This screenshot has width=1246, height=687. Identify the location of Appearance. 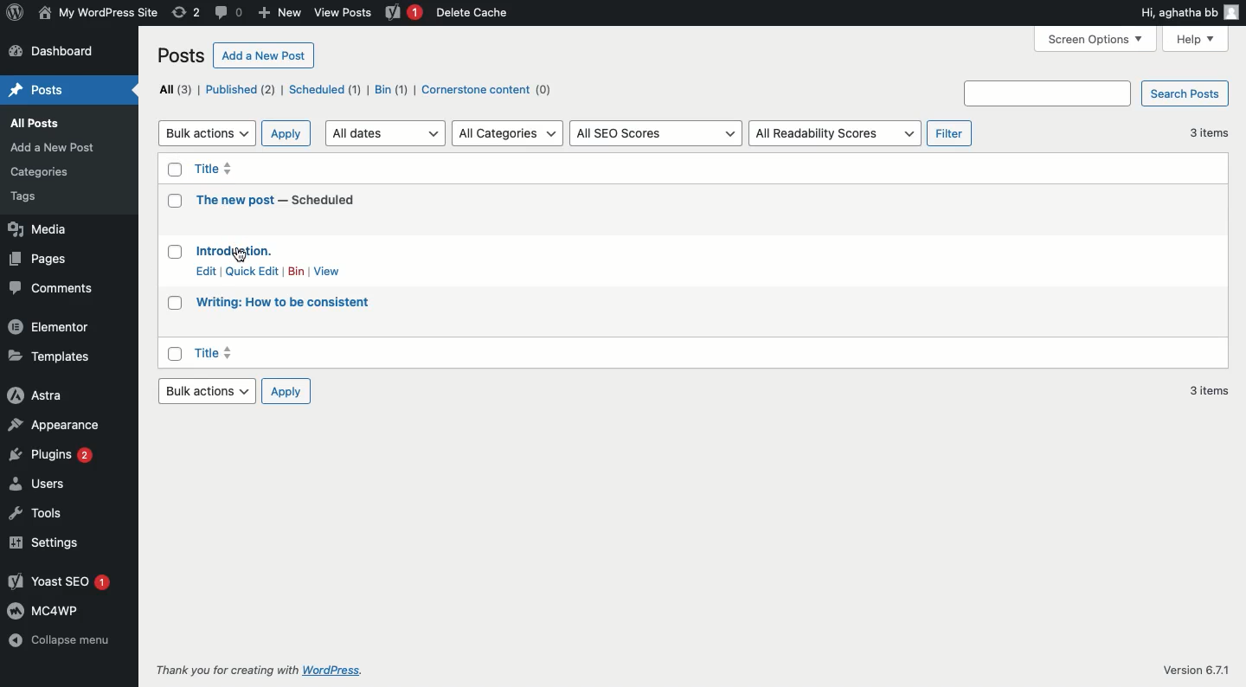
(57, 425).